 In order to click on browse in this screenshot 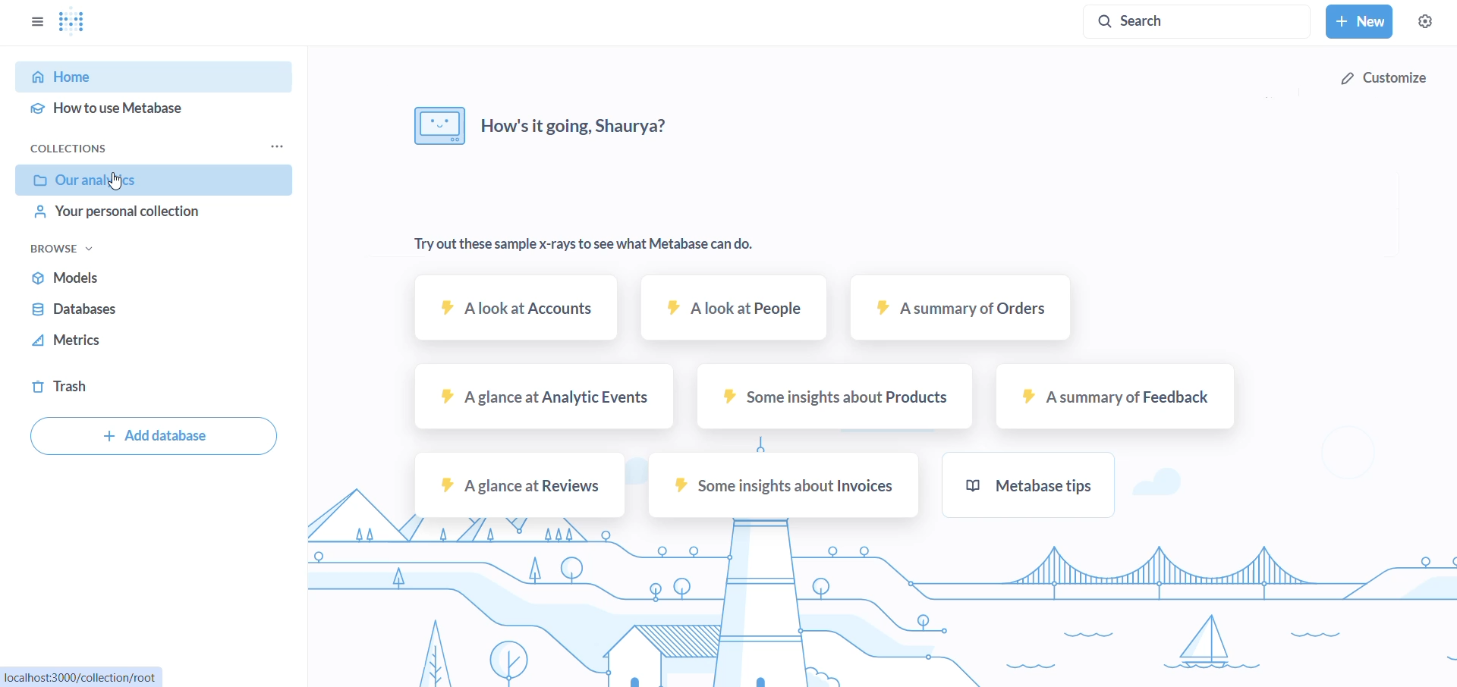, I will do `click(66, 249)`.